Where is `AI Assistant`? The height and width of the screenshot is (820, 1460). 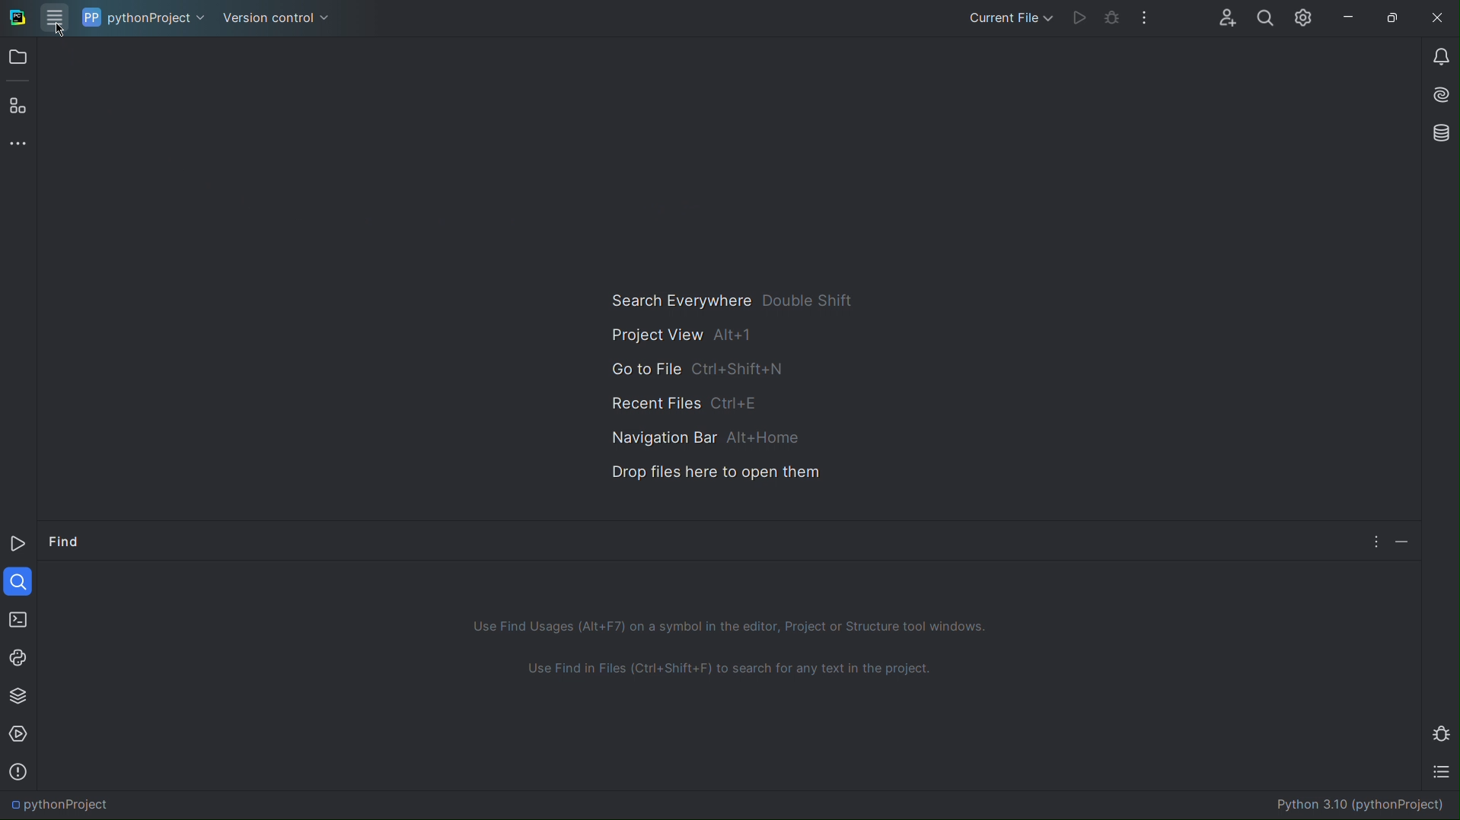
AI Assistant is located at coordinates (1438, 97).